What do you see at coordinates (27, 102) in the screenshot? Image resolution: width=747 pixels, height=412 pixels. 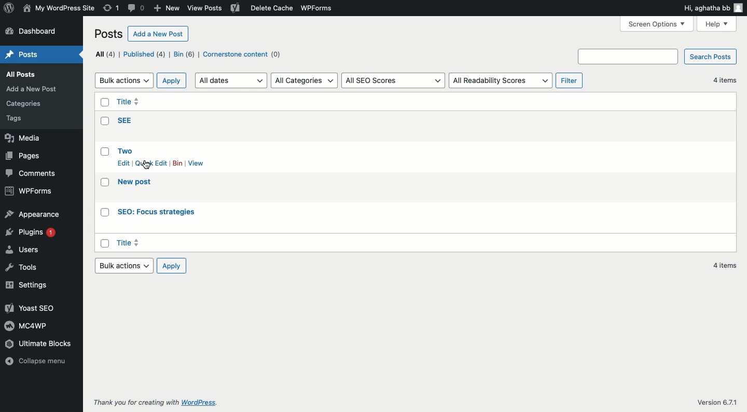 I see `categories` at bounding box center [27, 102].